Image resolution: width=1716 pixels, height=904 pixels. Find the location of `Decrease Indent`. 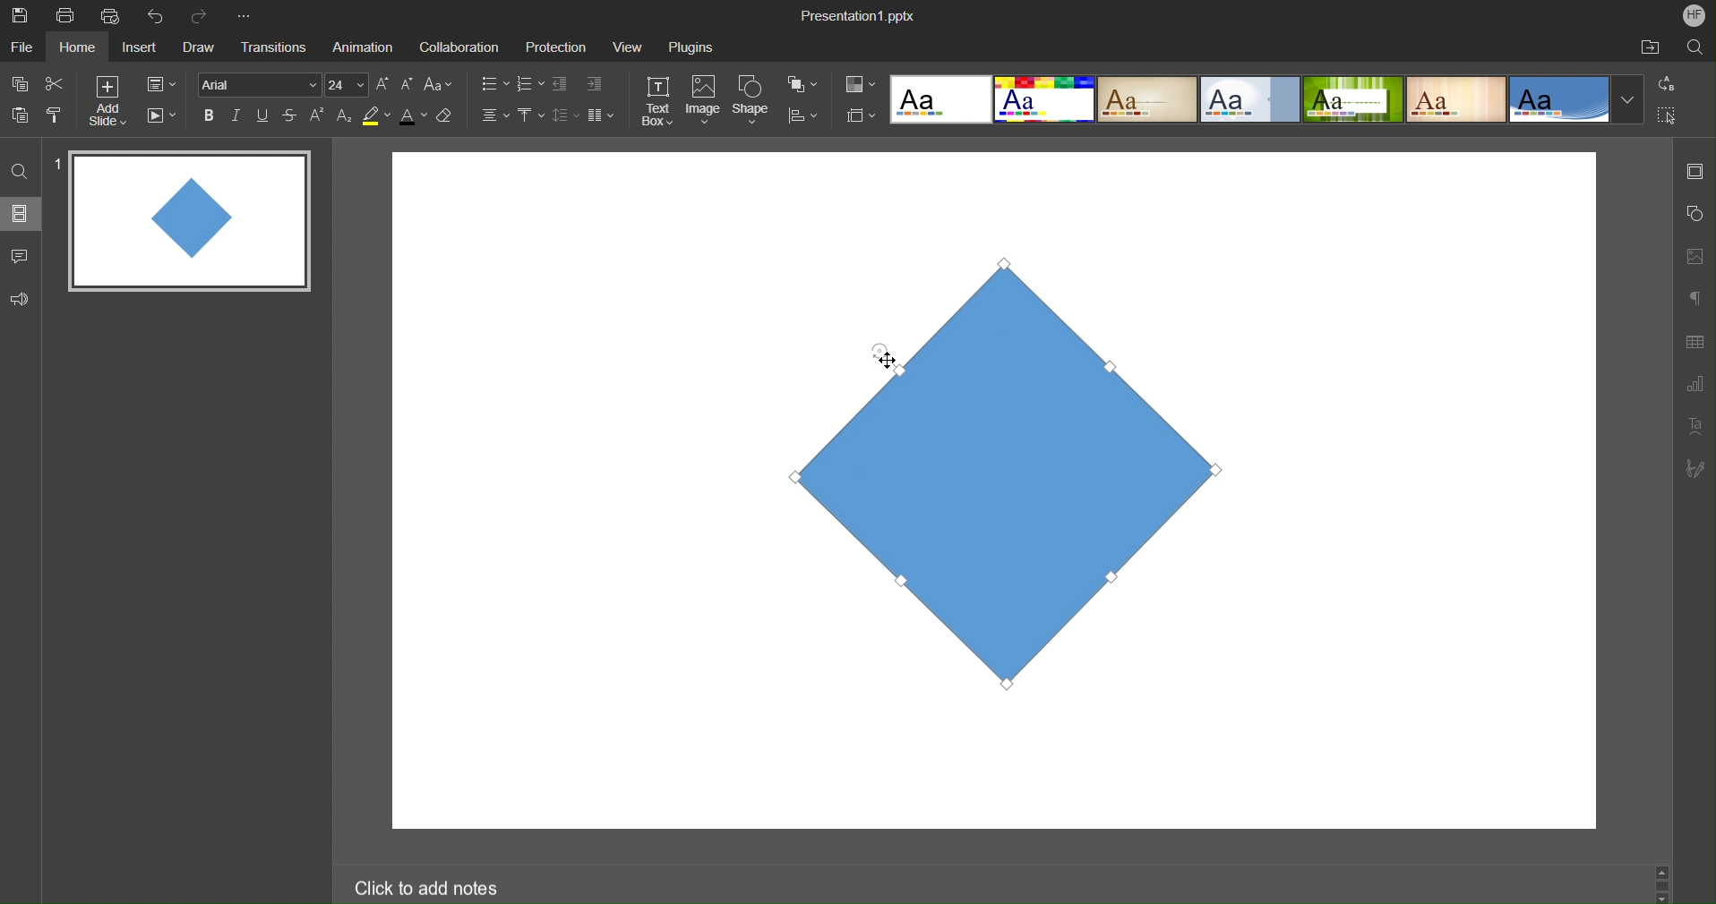

Decrease Indent is located at coordinates (561, 84).